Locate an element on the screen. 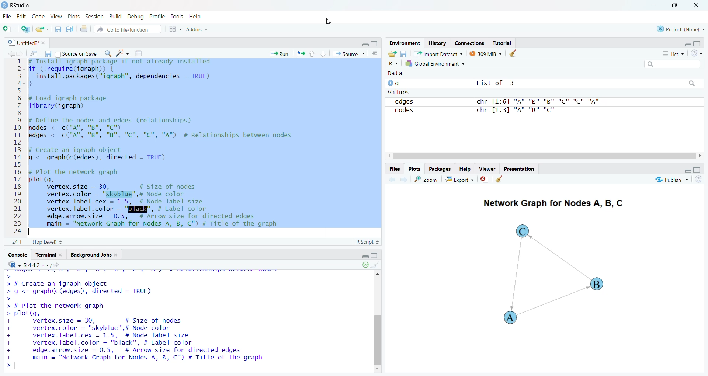 This screenshot has width=708, height=376. refresh is located at coordinates (697, 180).